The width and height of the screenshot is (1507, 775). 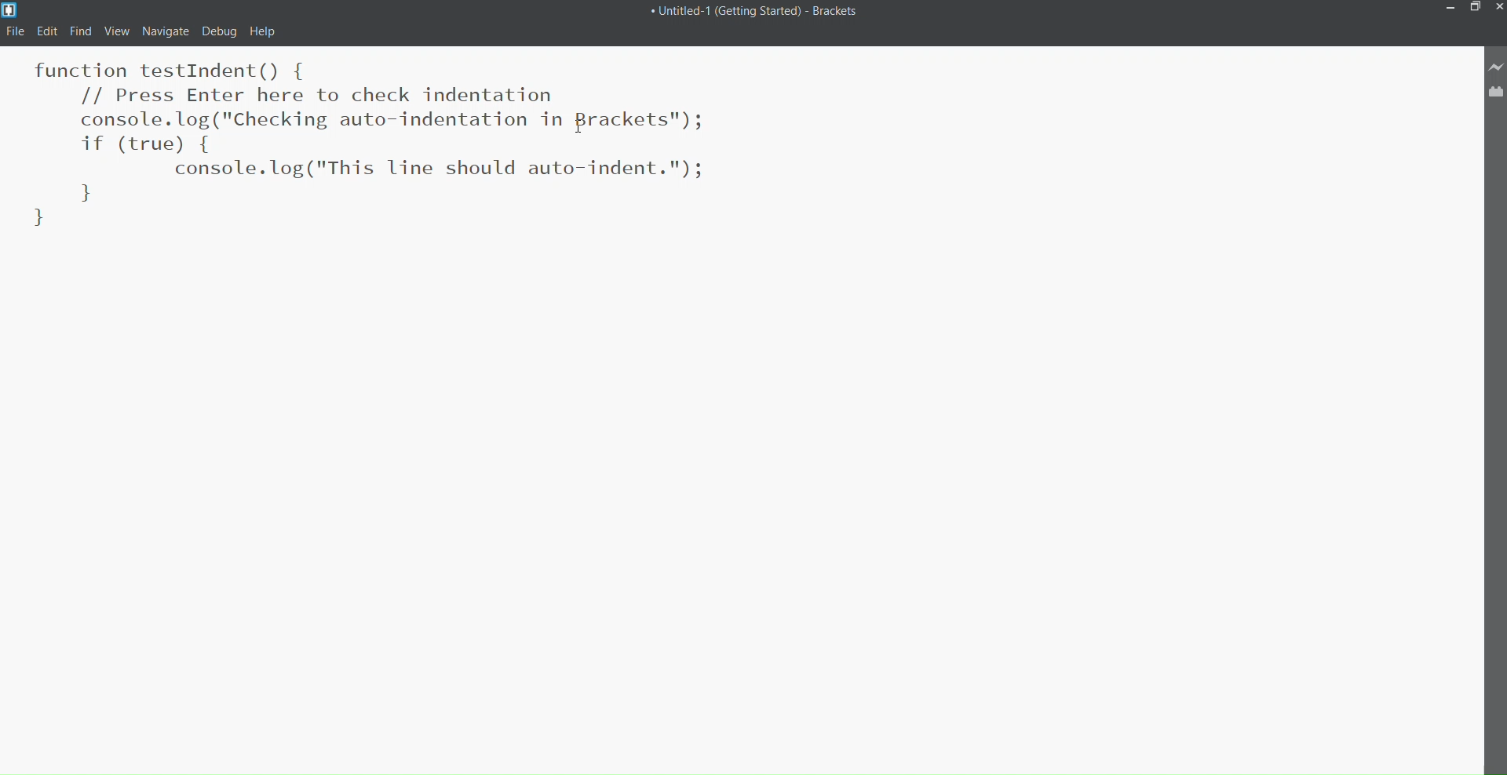 I want to click on help, so click(x=263, y=33).